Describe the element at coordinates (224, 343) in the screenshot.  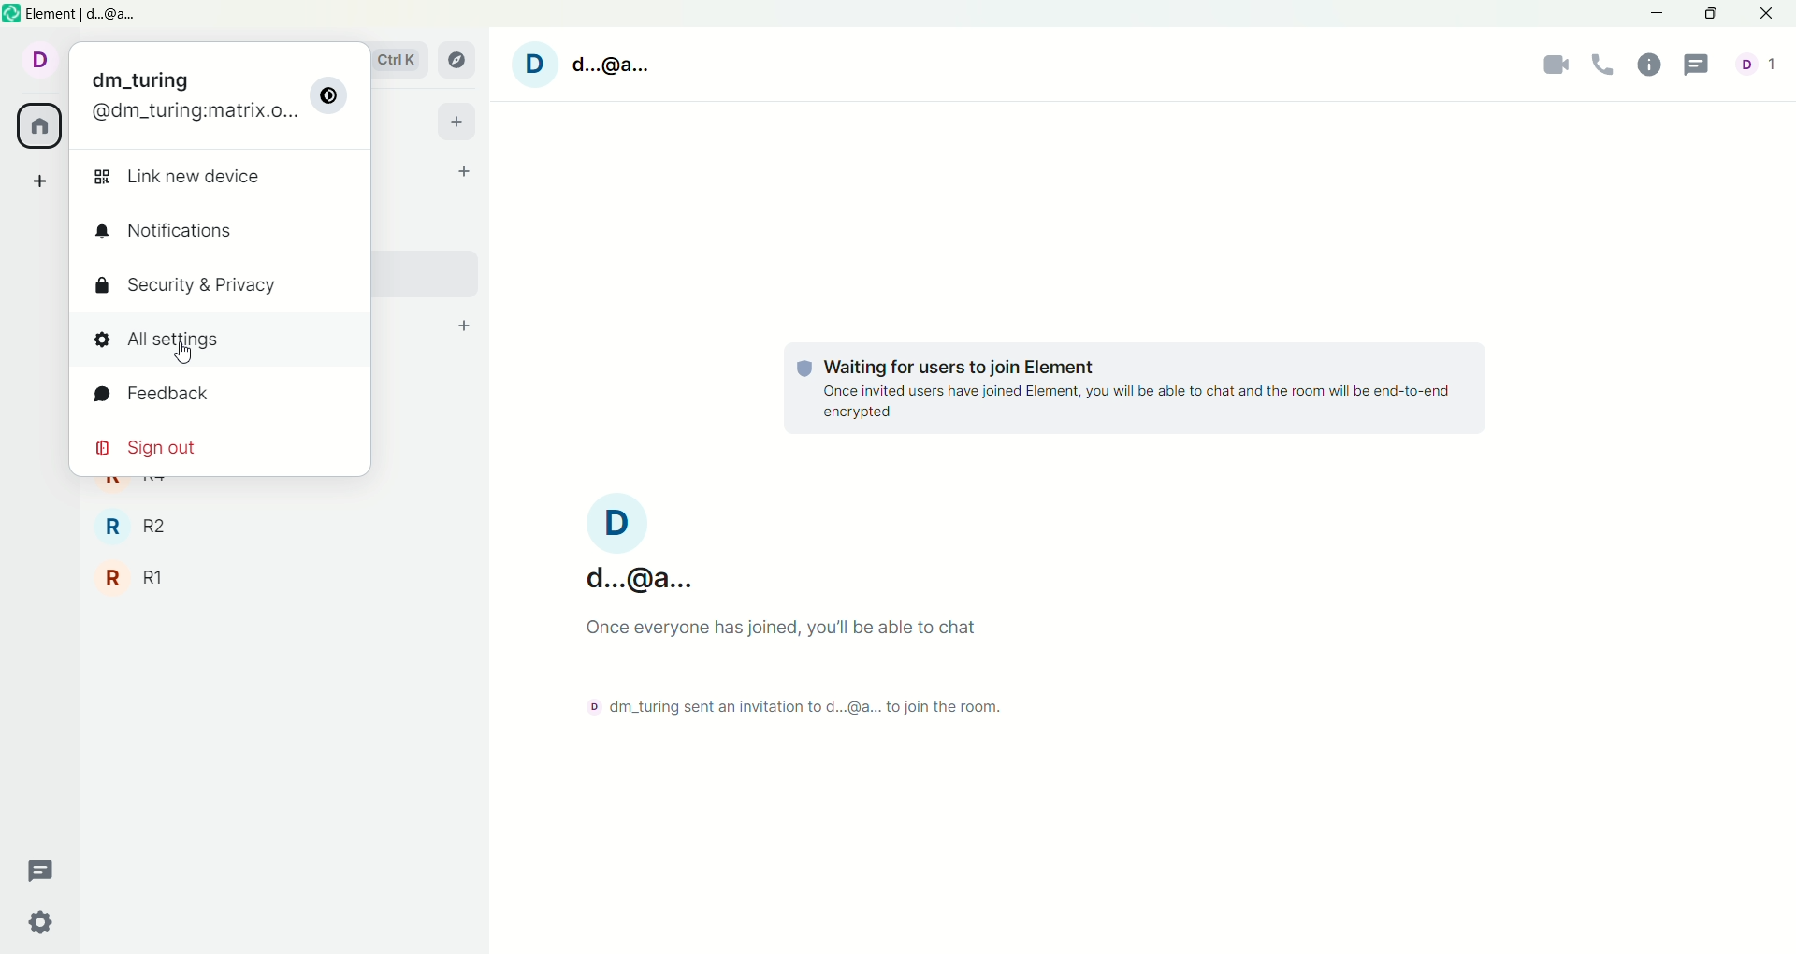
I see `all settings` at that location.